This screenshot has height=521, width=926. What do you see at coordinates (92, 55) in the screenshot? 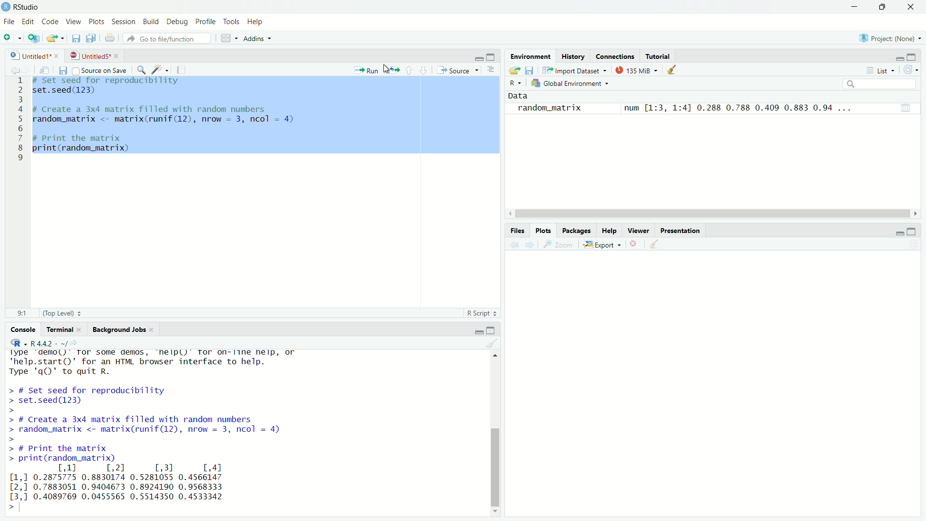
I see `UntitledS*` at bounding box center [92, 55].